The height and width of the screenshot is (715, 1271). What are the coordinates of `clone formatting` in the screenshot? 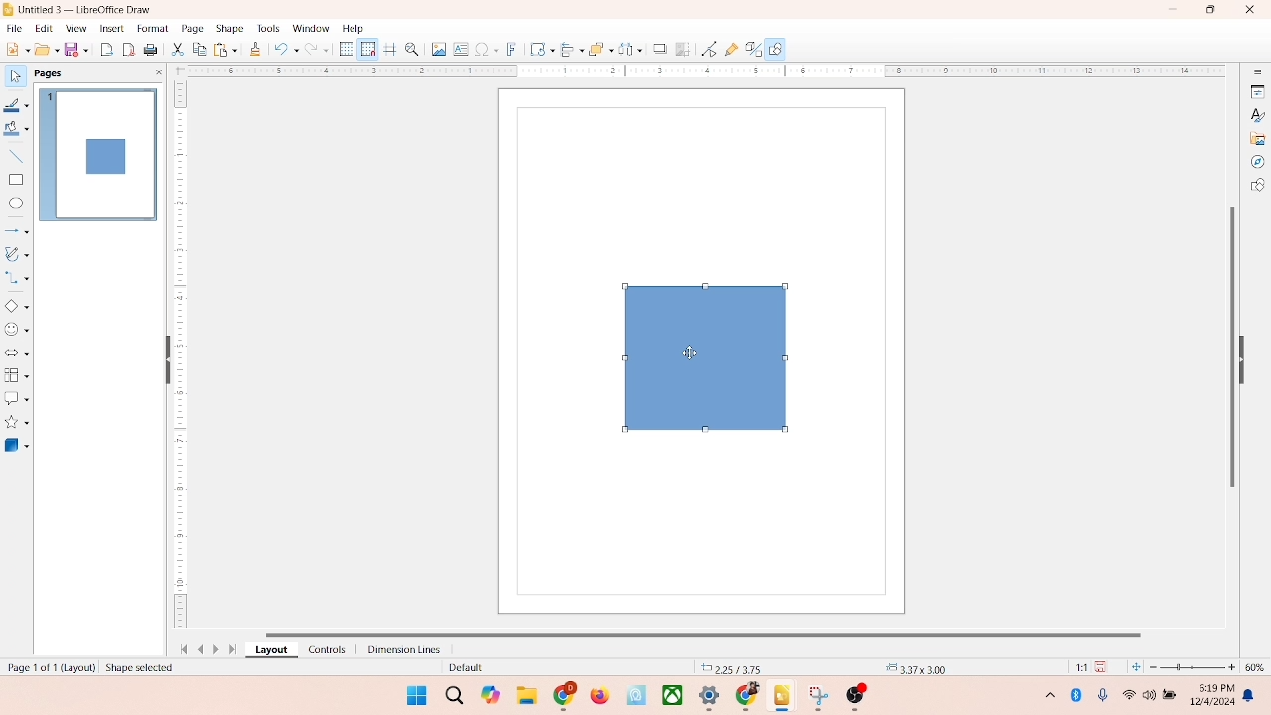 It's located at (254, 49).